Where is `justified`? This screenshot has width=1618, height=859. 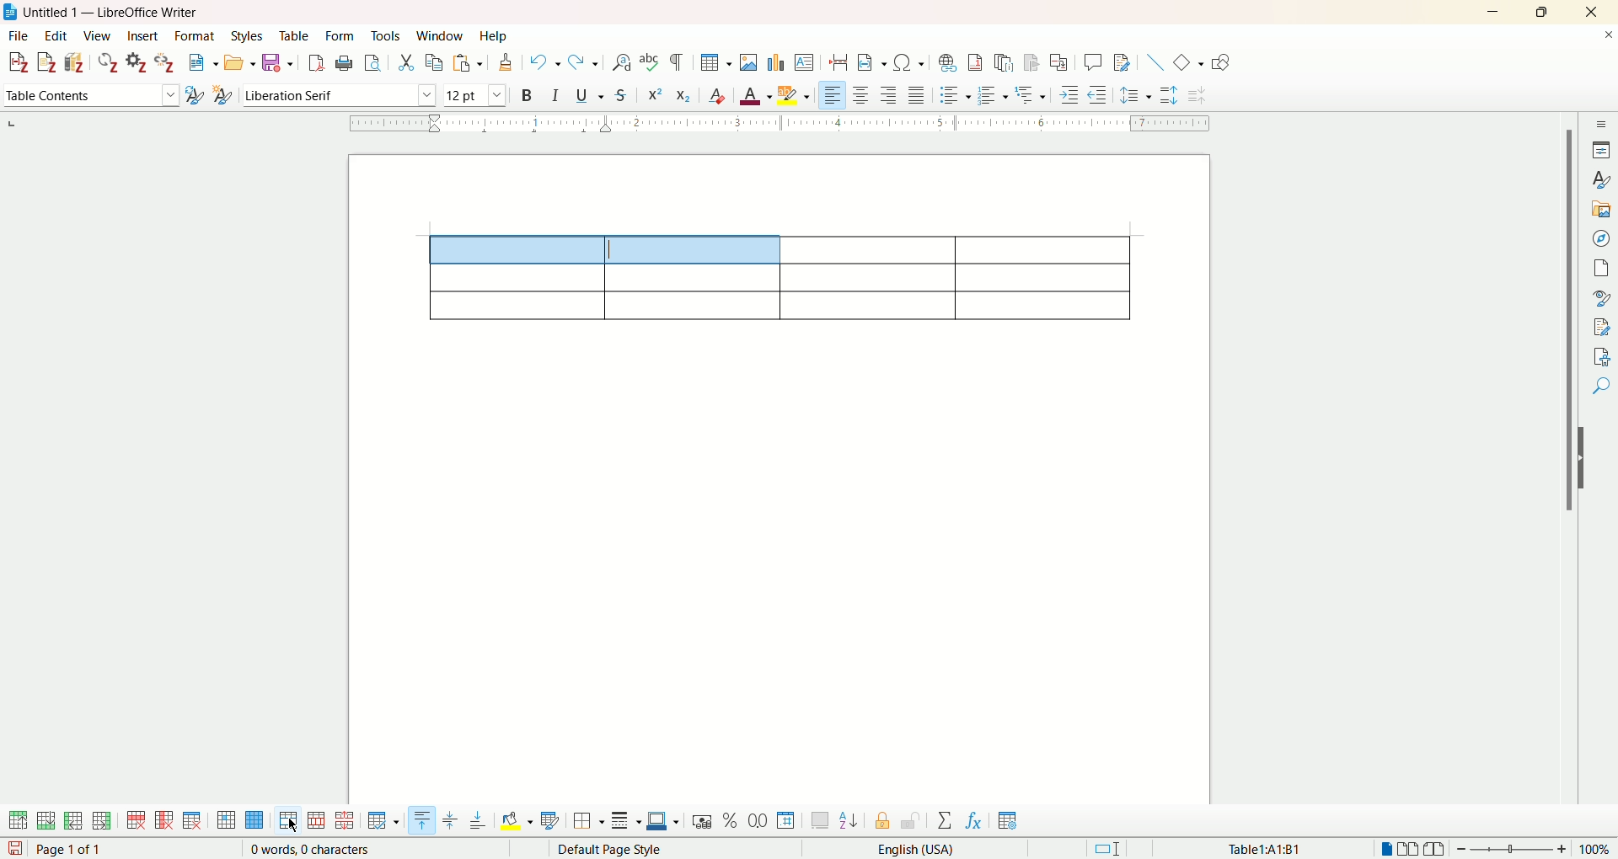
justified is located at coordinates (915, 98).